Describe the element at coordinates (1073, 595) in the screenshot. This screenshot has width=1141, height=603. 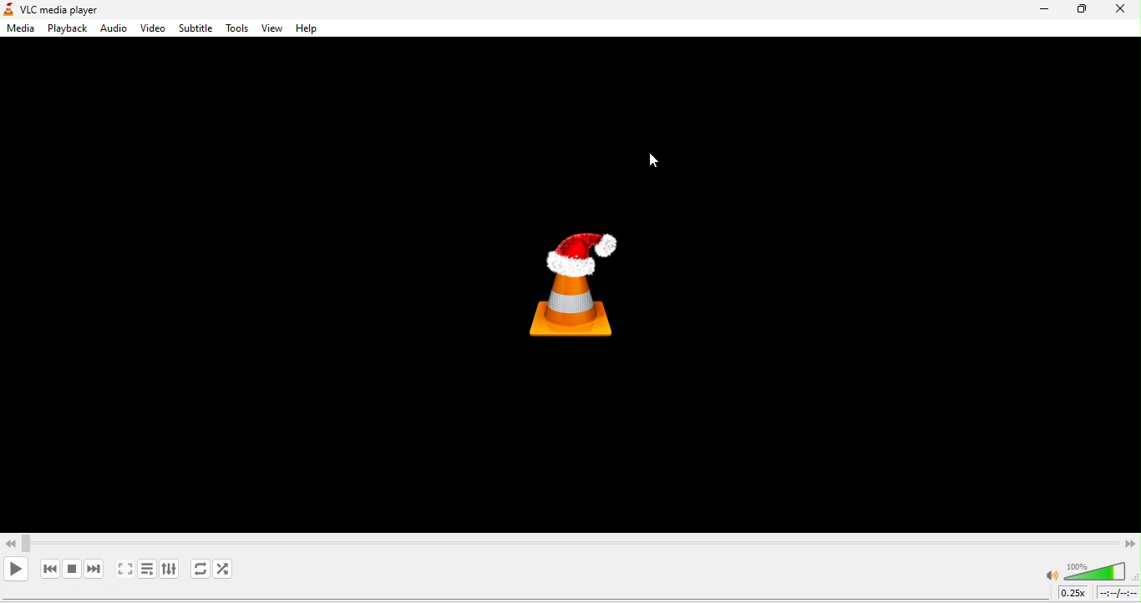
I see `playback speed` at that location.